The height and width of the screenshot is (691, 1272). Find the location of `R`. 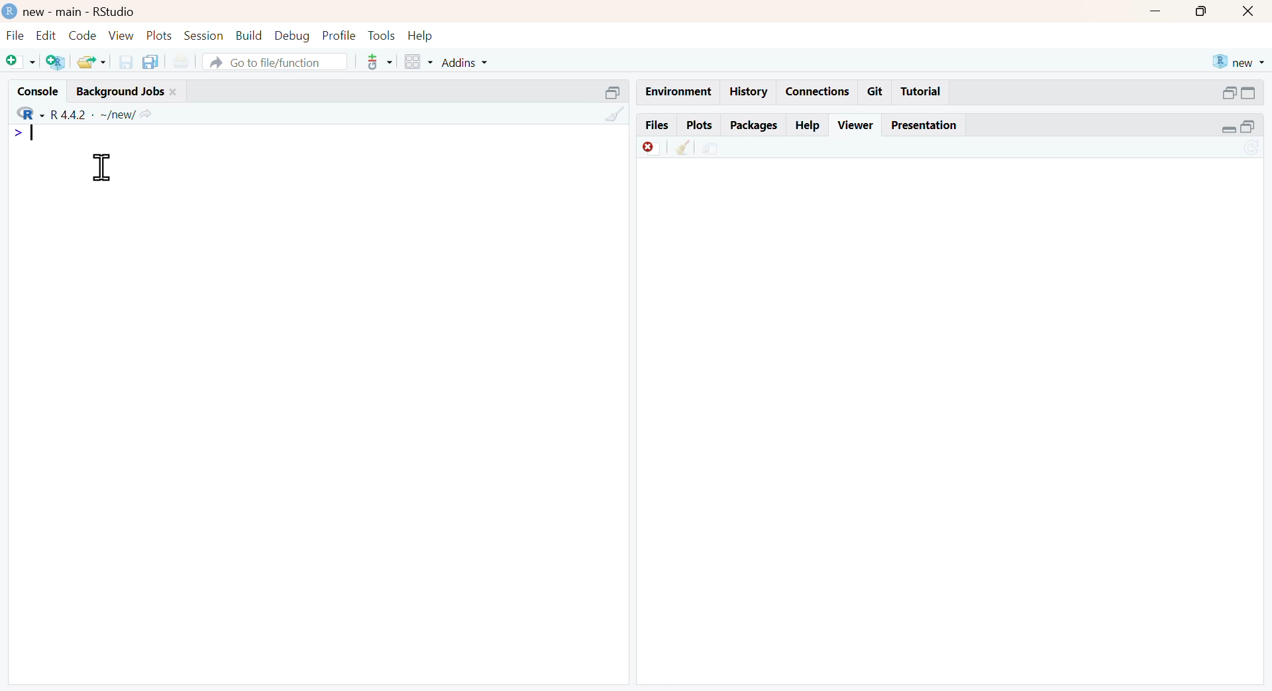

R is located at coordinates (32, 113).